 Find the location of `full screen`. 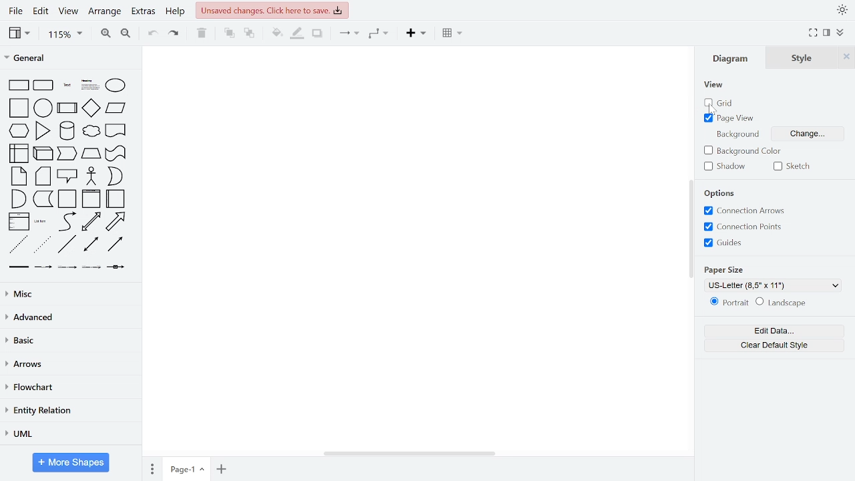

full screen is located at coordinates (814, 33).